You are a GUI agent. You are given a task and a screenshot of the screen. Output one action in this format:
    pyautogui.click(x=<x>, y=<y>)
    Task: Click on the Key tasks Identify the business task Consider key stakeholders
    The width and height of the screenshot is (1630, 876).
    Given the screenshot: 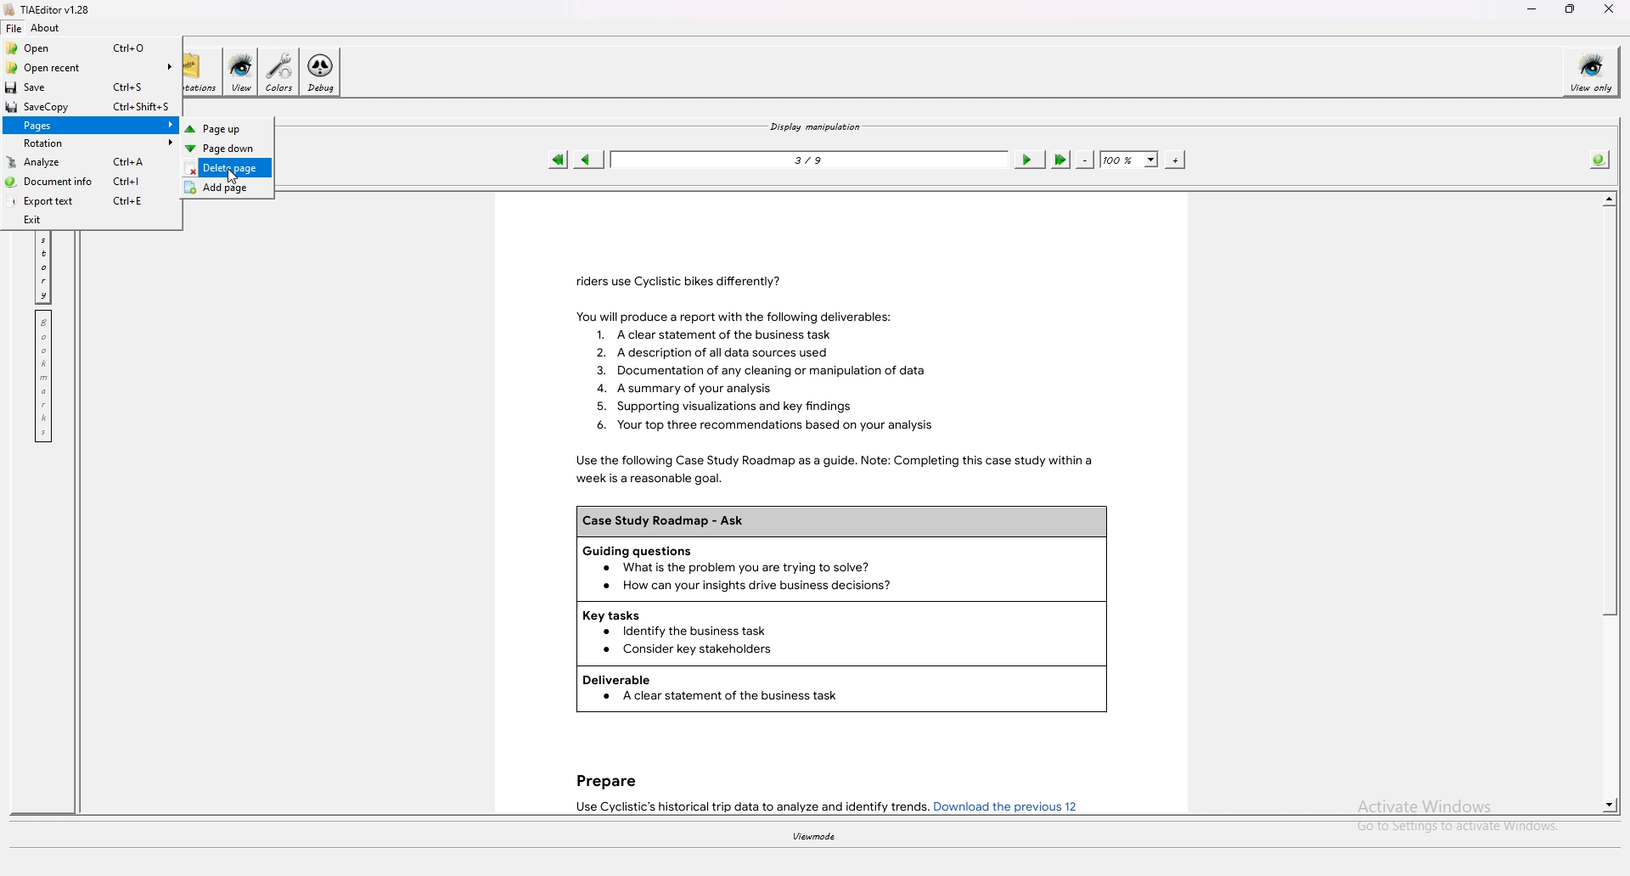 What is the action you would take?
    pyautogui.click(x=842, y=634)
    